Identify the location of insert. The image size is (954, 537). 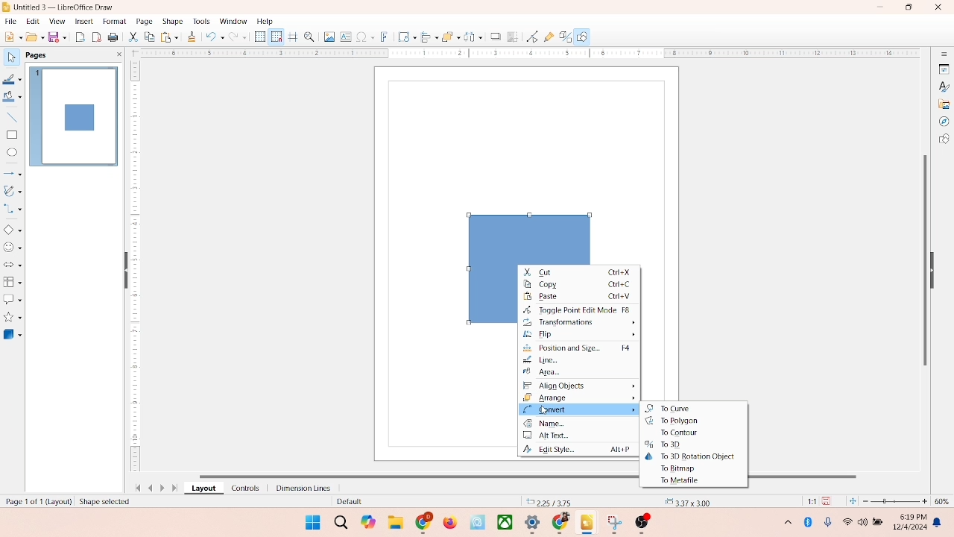
(83, 21).